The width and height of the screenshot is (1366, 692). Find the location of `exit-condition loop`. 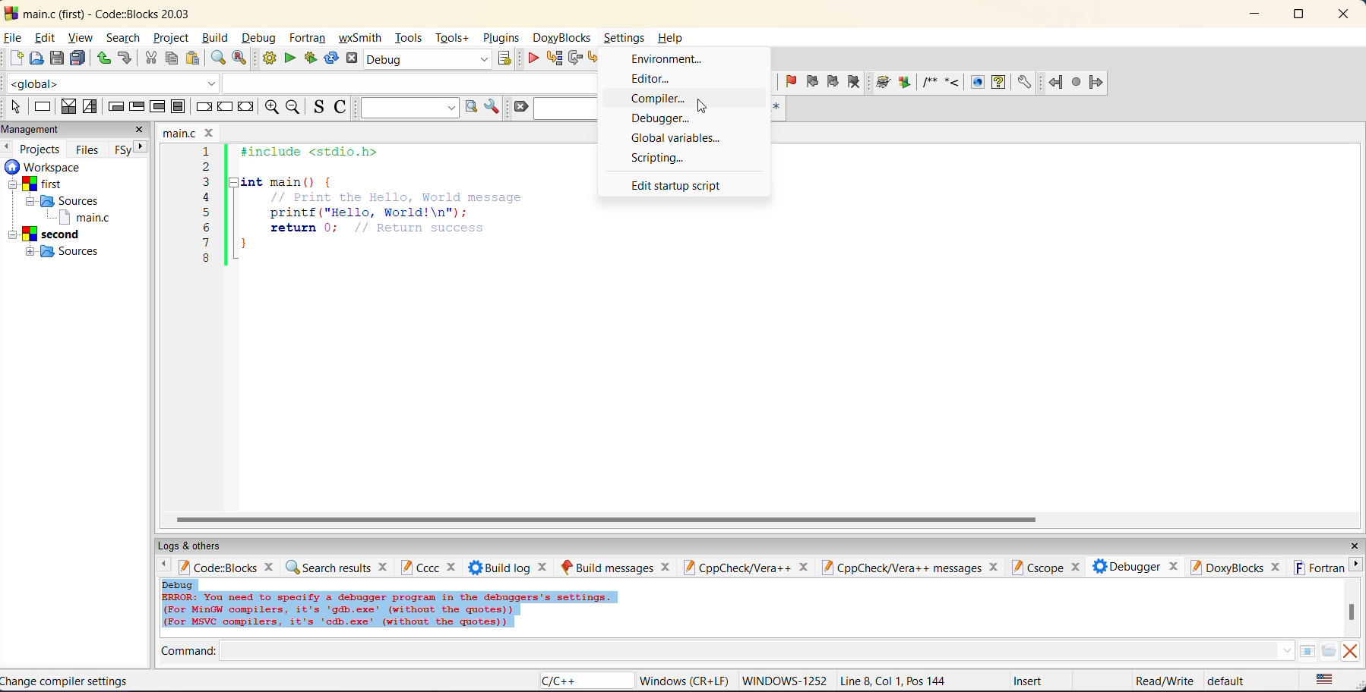

exit-condition loop is located at coordinates (139, 106).